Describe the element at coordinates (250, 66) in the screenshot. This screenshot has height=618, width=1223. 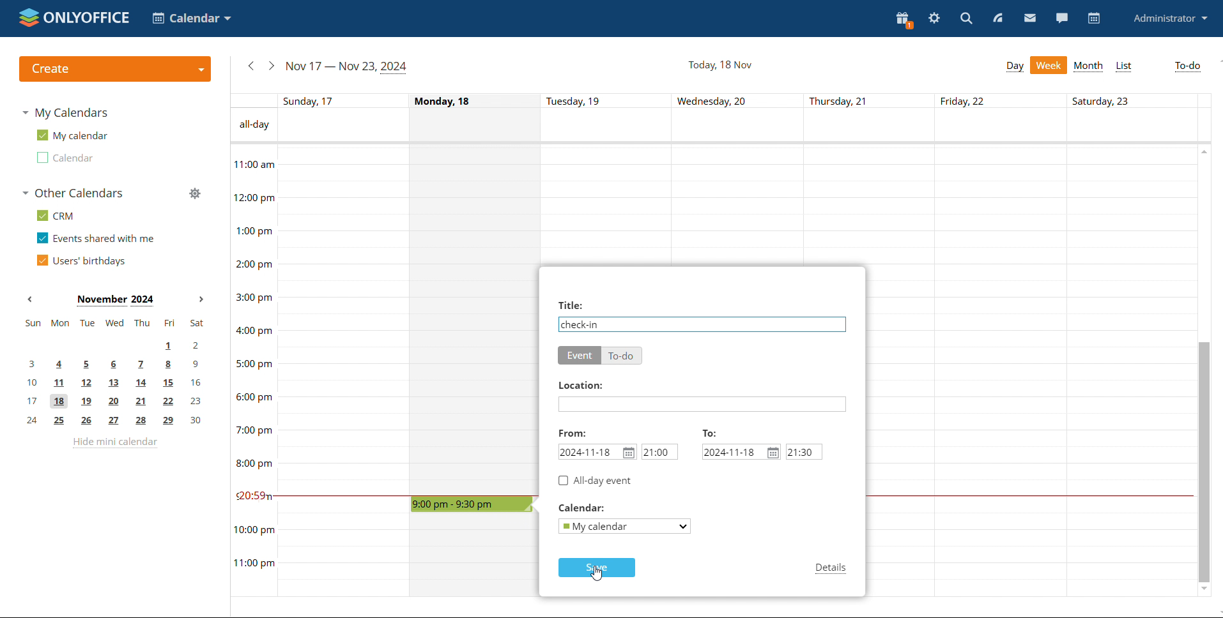
I see `previous week` at that location.